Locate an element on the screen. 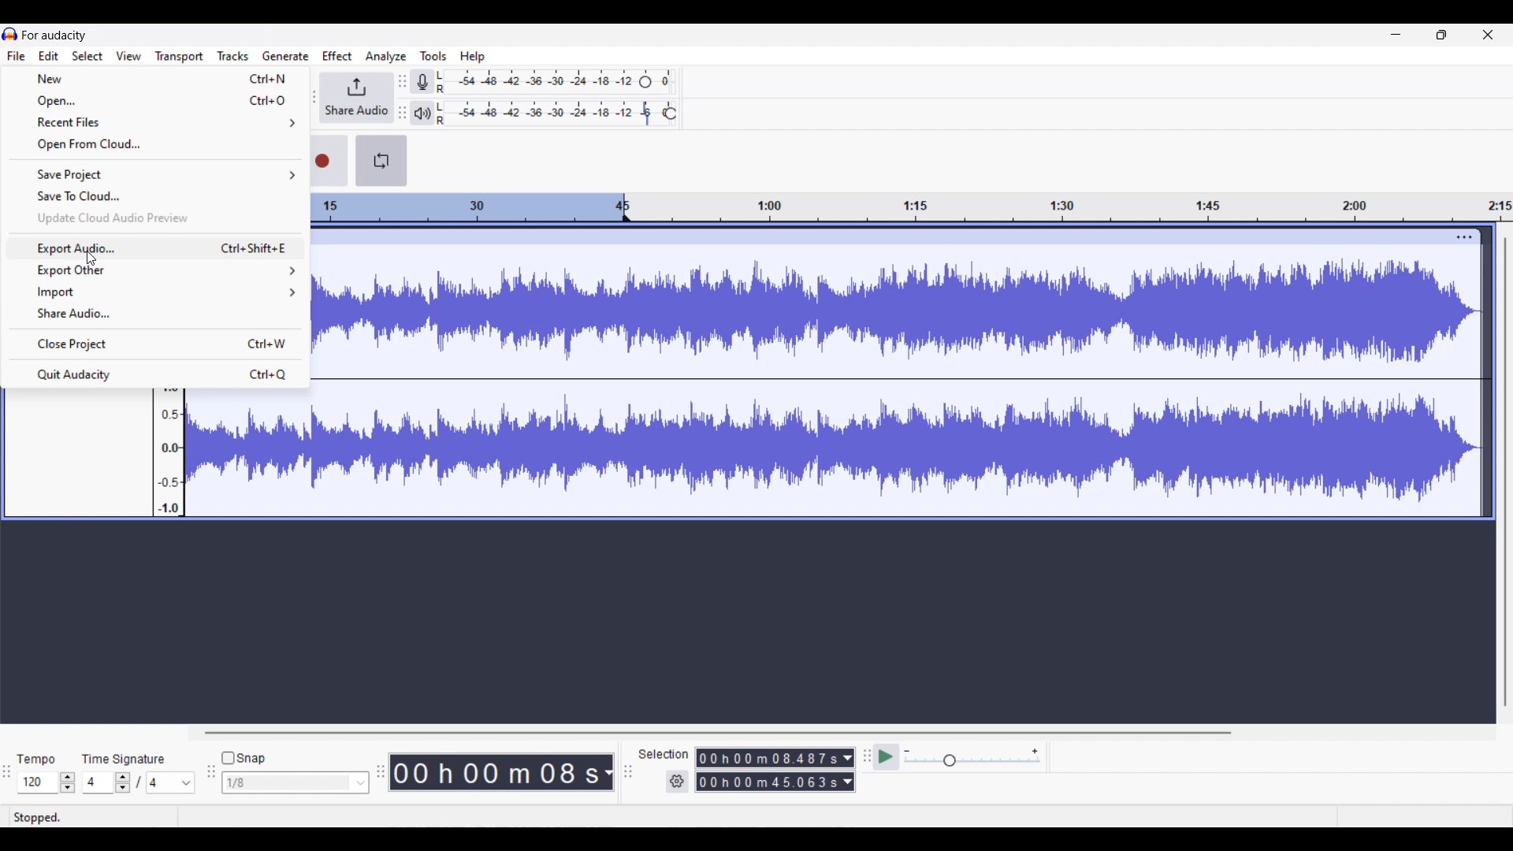 Image resolution: width=1513 pixels, height=851 pixels. Close project is located at coordinates (156, 344).